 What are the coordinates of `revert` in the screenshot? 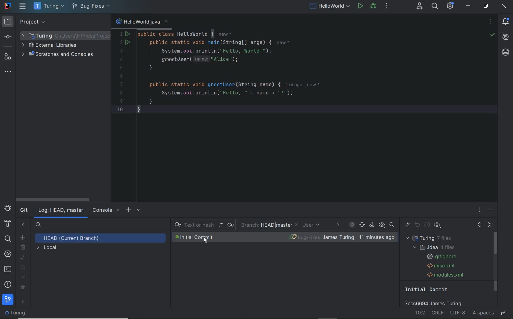 It's located at (418, 225).